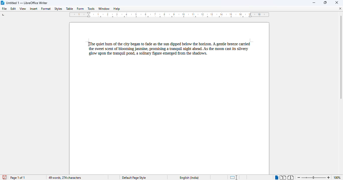 The image size is (343, 180). Describe the element at coordinates (3, 3) in the screenshot. I see `logo` at that location.